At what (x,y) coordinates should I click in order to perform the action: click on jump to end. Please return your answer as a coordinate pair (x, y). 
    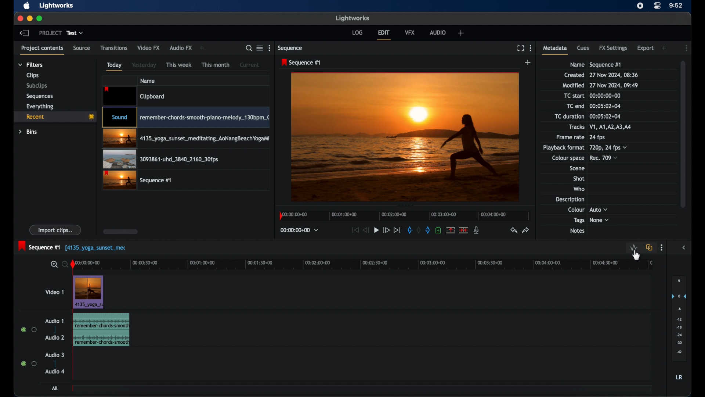
    Looking at the image, I should click on (397, 230).